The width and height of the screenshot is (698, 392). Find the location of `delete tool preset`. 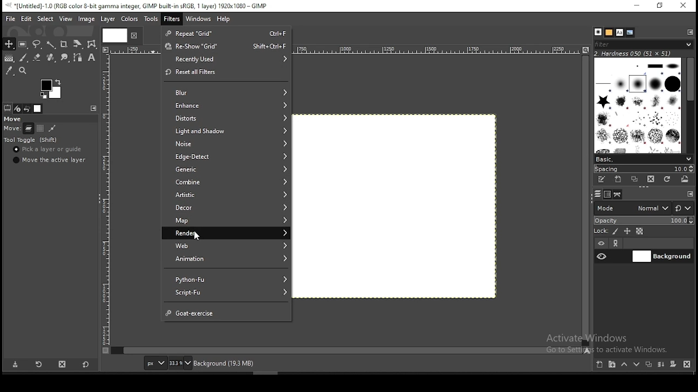

delete tool preset is located at coordinates (67, 365).